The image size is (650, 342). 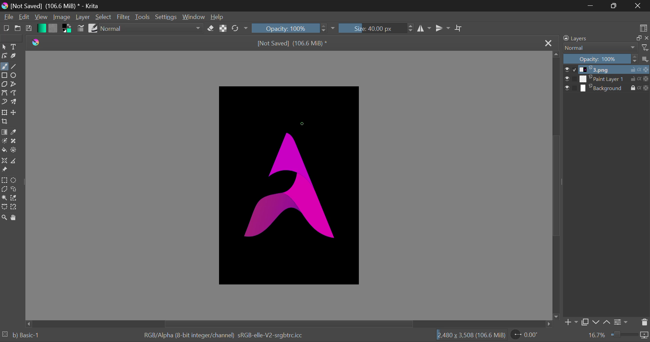 I want to click on Settings, so click(x=622, y=321).